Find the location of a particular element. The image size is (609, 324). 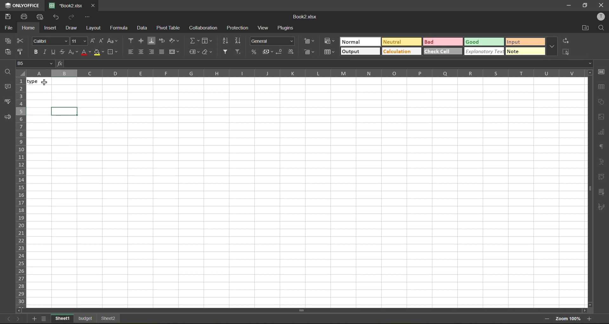

move up is located at coordinates (590, 73).